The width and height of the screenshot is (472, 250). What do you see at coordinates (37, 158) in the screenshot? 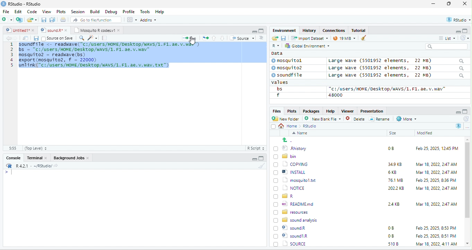
I see `Terminal` at bounding box center [37, 158].